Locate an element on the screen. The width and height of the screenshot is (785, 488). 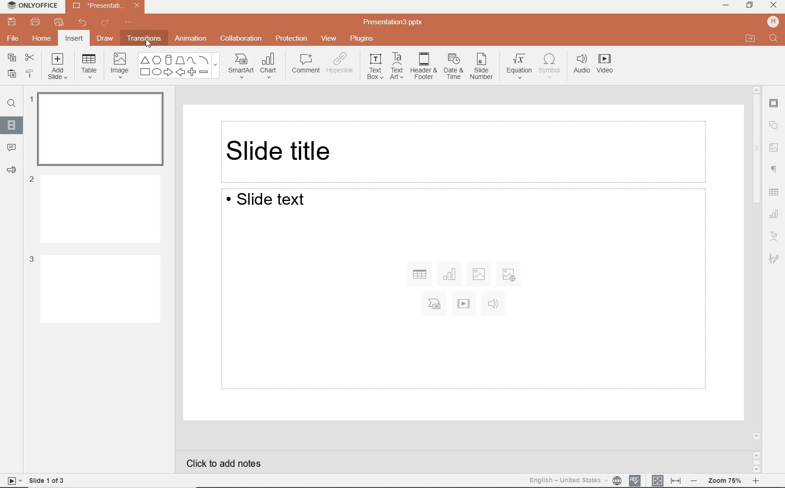
RESTORE is located at coordinates (750, 6).